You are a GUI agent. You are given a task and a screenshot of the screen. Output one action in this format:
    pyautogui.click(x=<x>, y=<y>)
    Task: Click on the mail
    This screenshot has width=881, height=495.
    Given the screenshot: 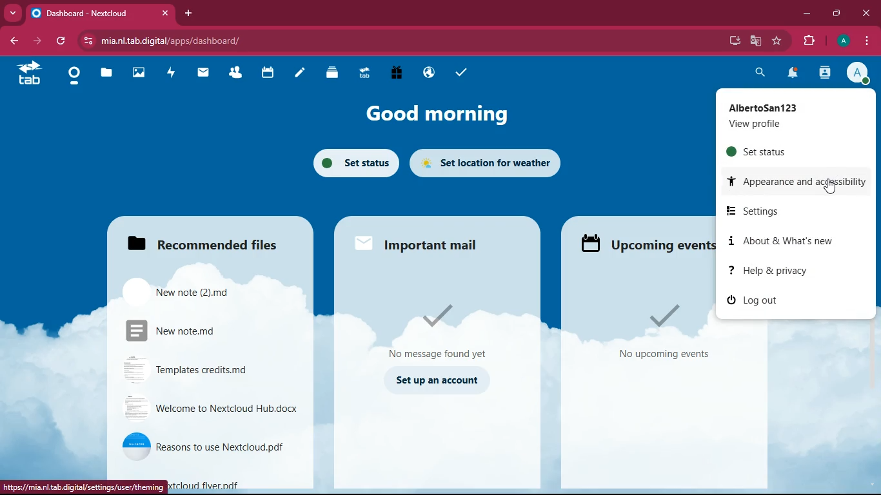 What is the action you would take?
    pyautogui.click(x=202, y=73)
    